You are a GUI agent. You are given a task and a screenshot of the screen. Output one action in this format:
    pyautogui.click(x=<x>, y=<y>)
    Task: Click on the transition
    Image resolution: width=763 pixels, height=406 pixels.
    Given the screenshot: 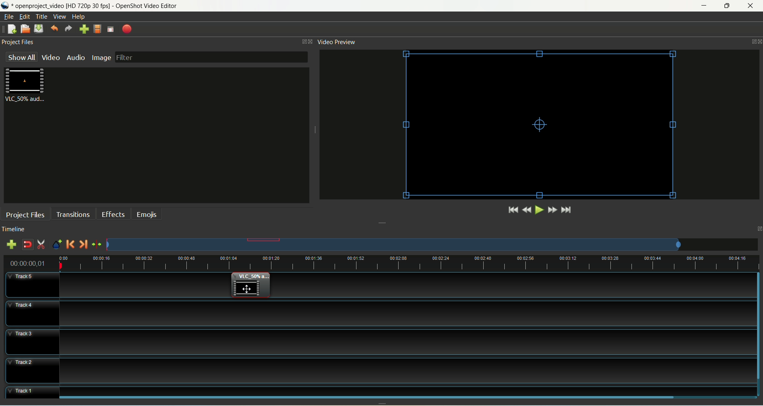 What is the action you would take?
    pyautogui.click(x=74, y=214)
    